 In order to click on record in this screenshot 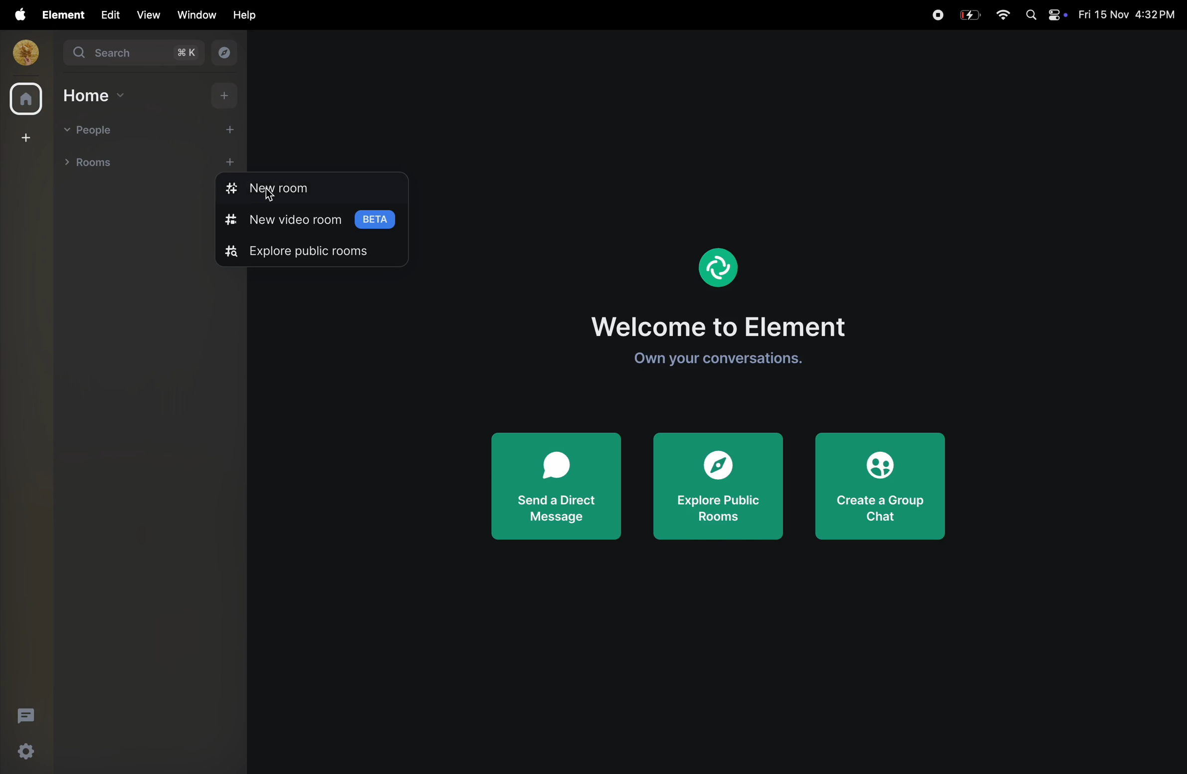, I will do `click(937, 13)`.